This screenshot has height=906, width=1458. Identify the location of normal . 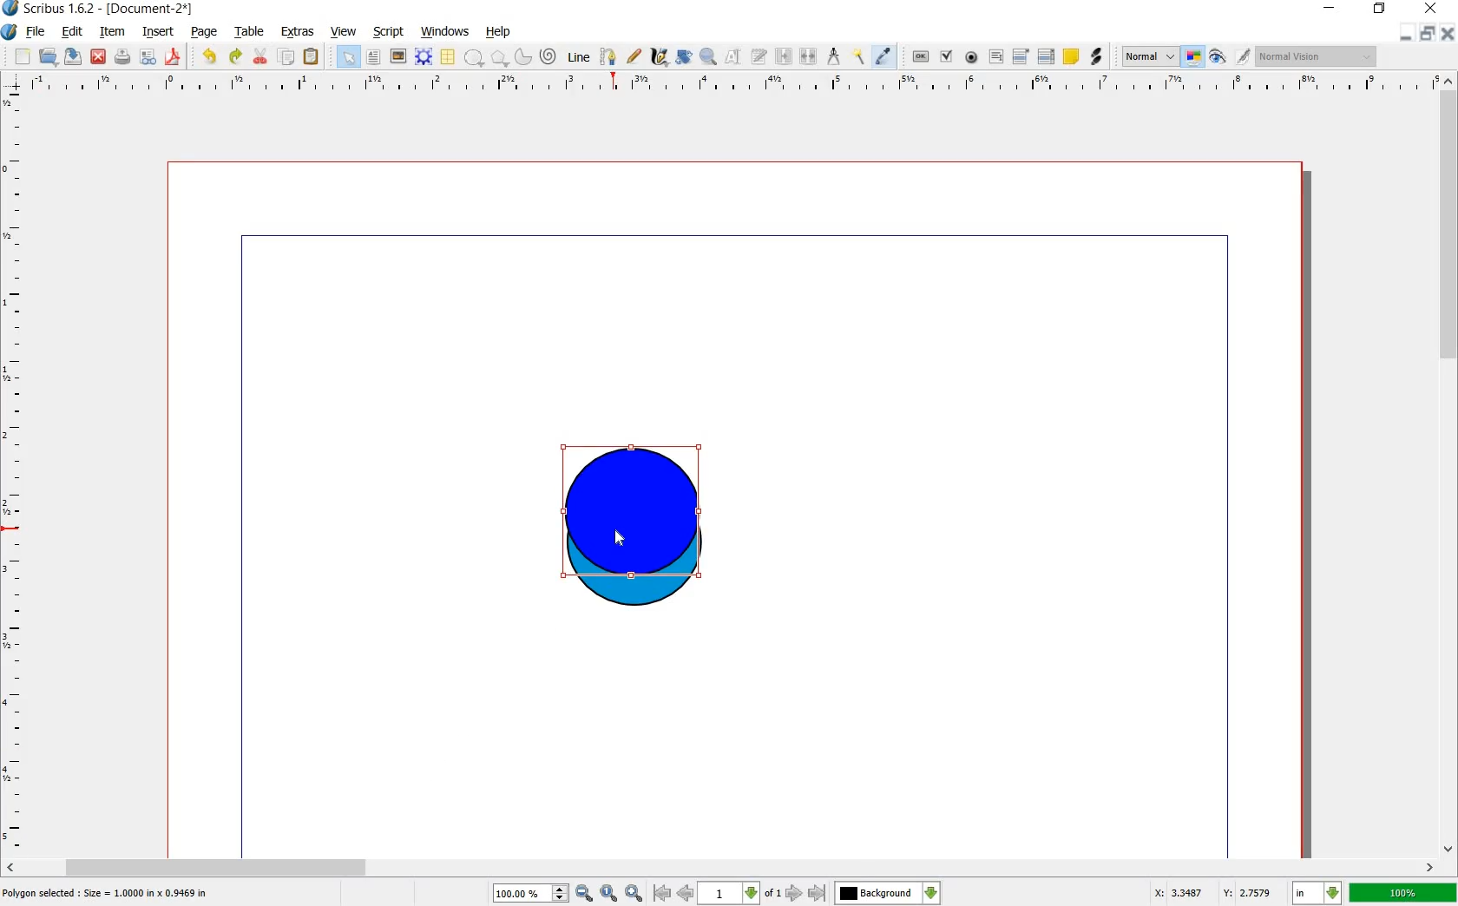
(1147, 56).